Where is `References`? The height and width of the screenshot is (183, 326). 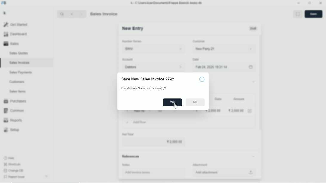
References is located at coordinates (188, 156).